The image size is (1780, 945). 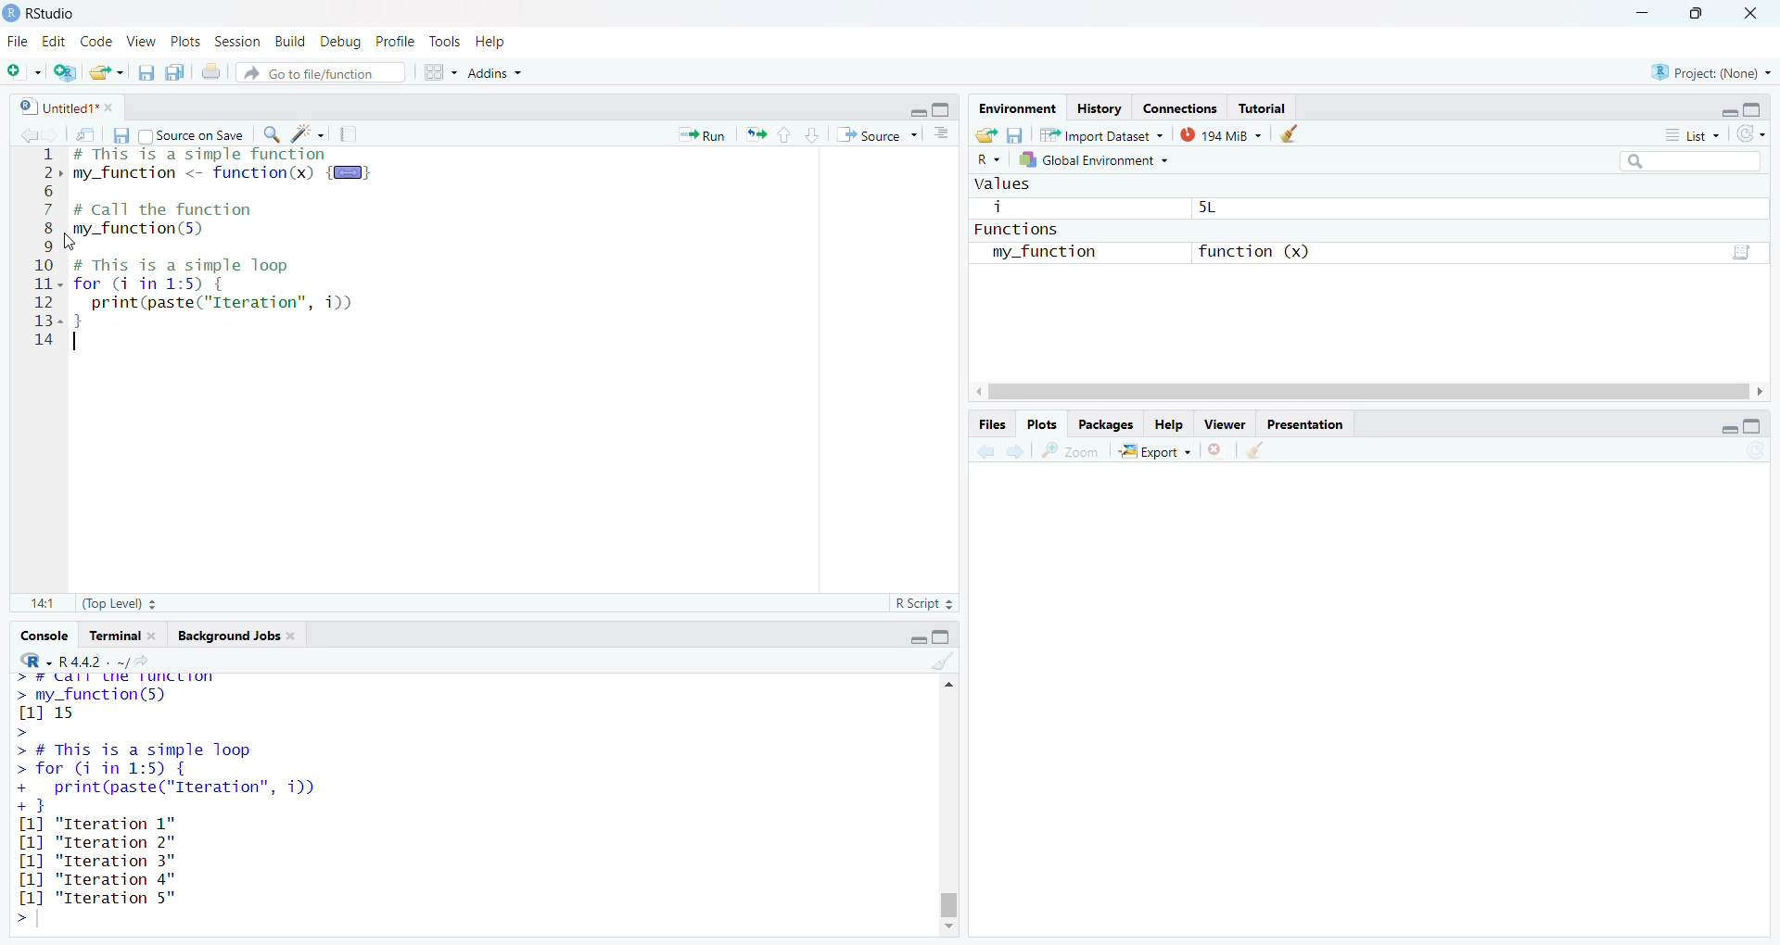 What do you see at coordinates (1372, 392) in the screenshot?
I see `scrollbar` at bounding box center [1372, 392].